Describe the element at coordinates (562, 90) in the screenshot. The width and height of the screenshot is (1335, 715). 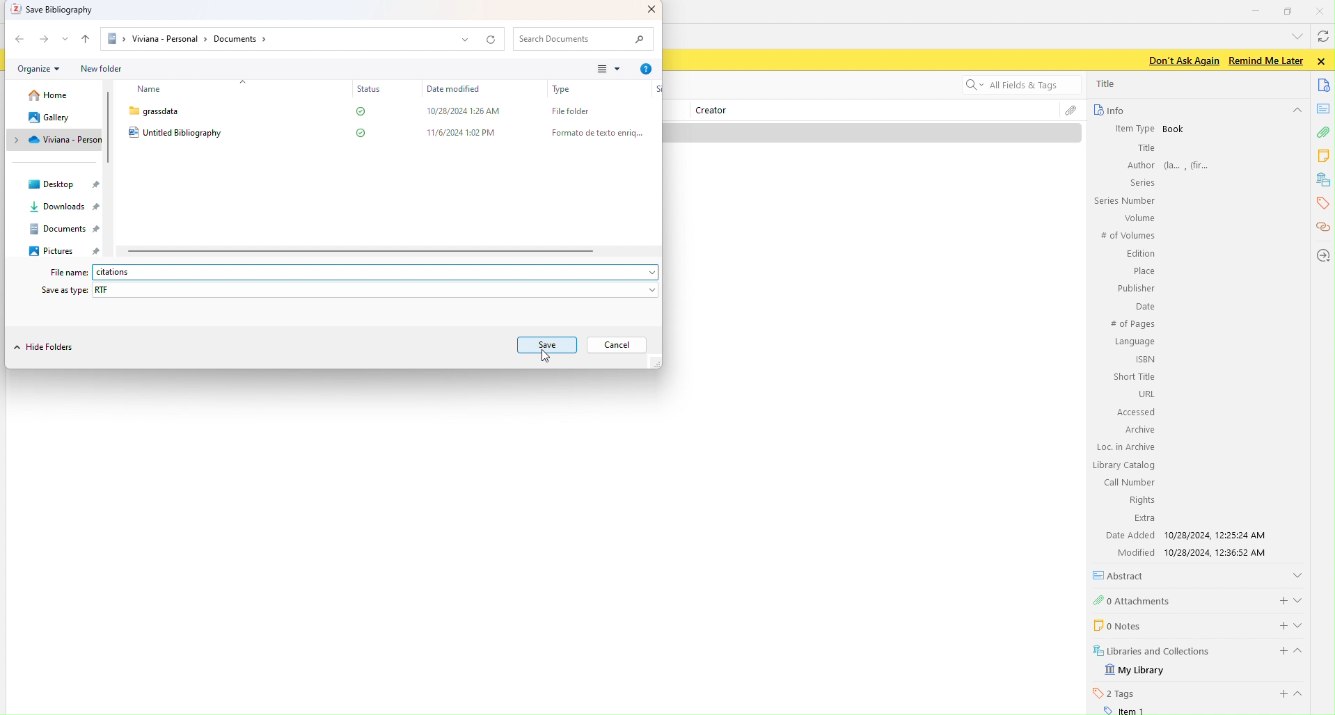
I see `Type` at that location.